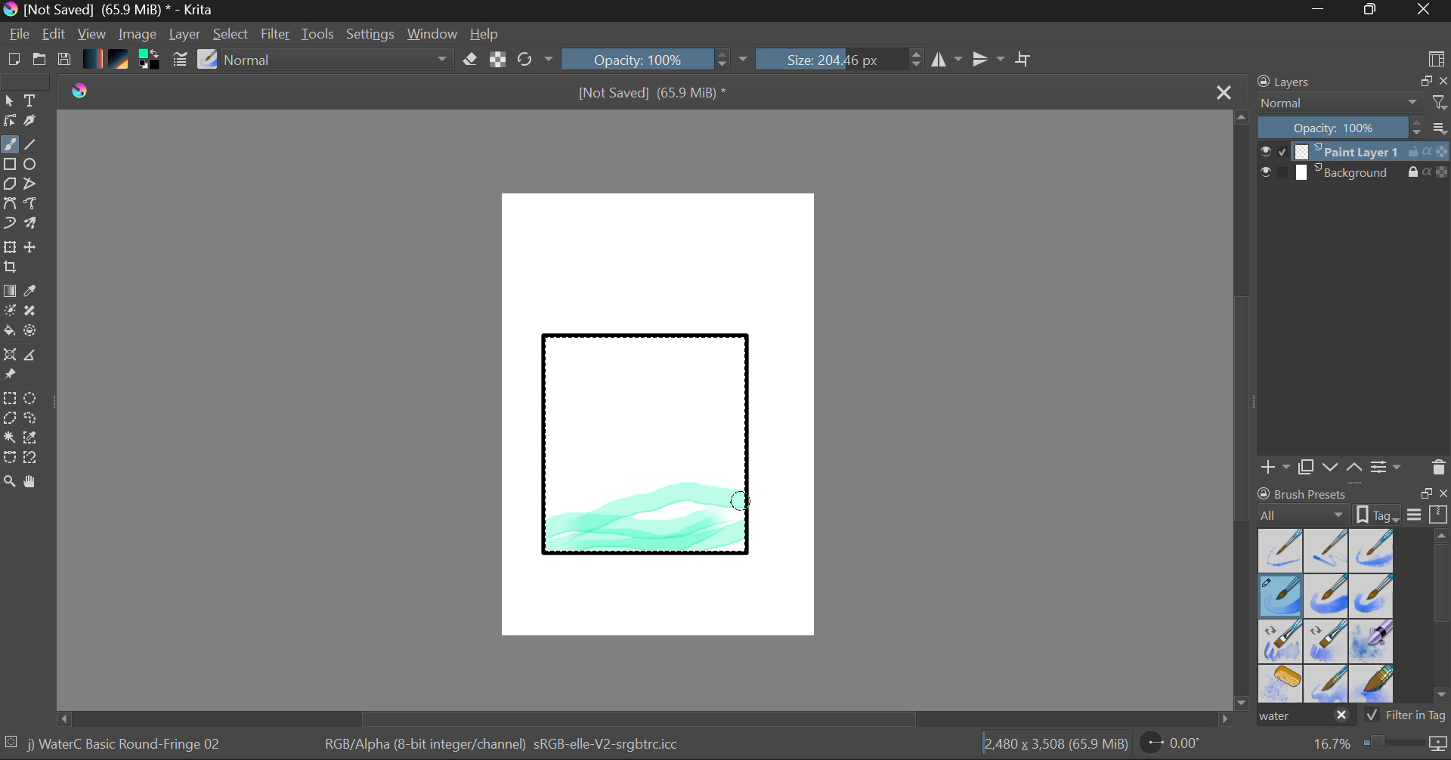  Describe the element at coordinates (32, 185) in the screenshot. I see `Polyline` at that location.